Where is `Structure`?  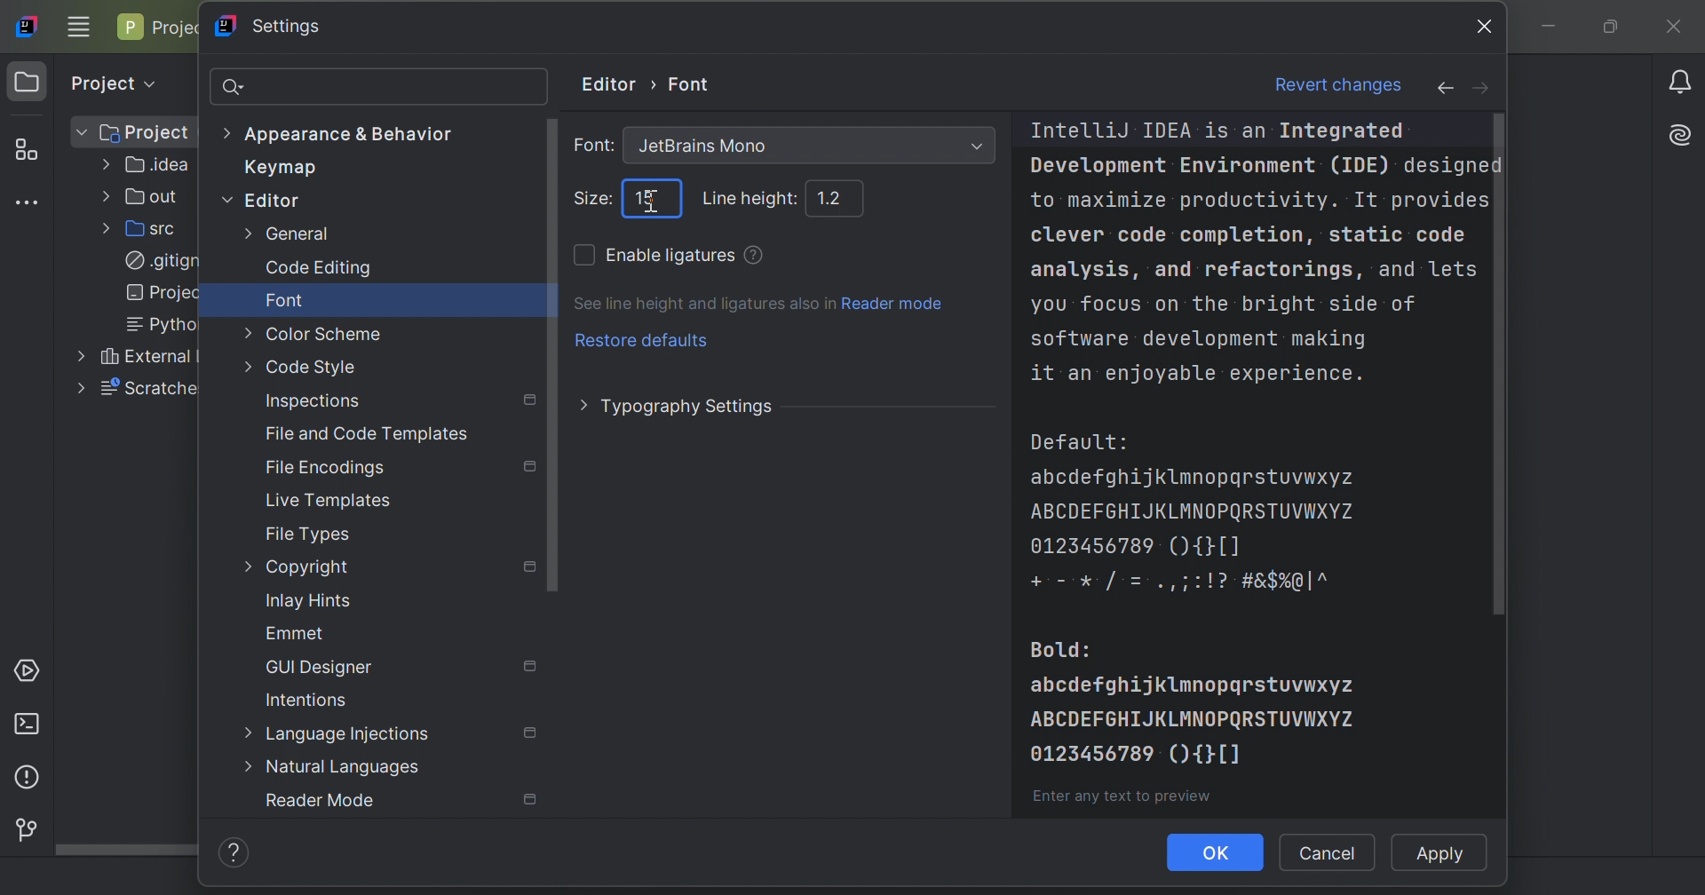
Structure is located at coordinates (27, 151).